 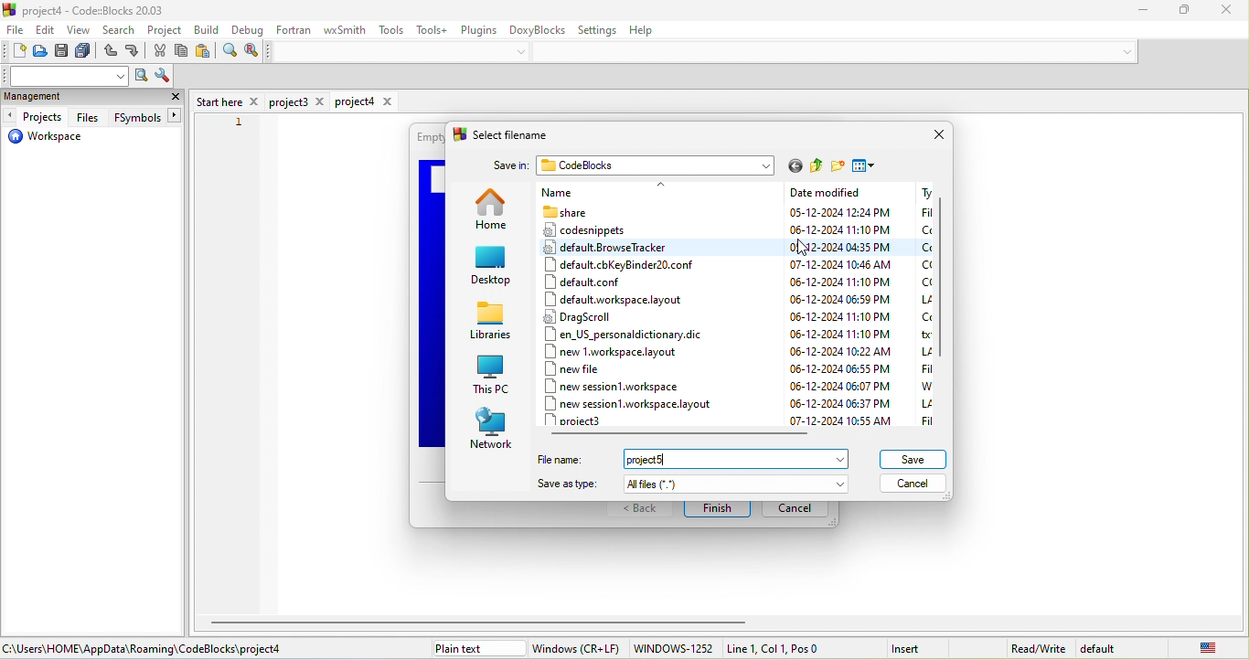 What do you see at coordinates (56, 98) in the screenshot?
I see `management` at bounding box center [56, 98].